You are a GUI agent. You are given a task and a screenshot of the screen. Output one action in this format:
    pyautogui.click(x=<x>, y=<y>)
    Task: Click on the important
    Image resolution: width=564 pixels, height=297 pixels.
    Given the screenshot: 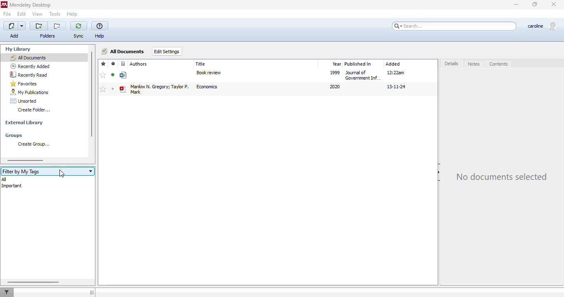 What is the action you would take?
    pyautogui.click(x=12, y=186)
    